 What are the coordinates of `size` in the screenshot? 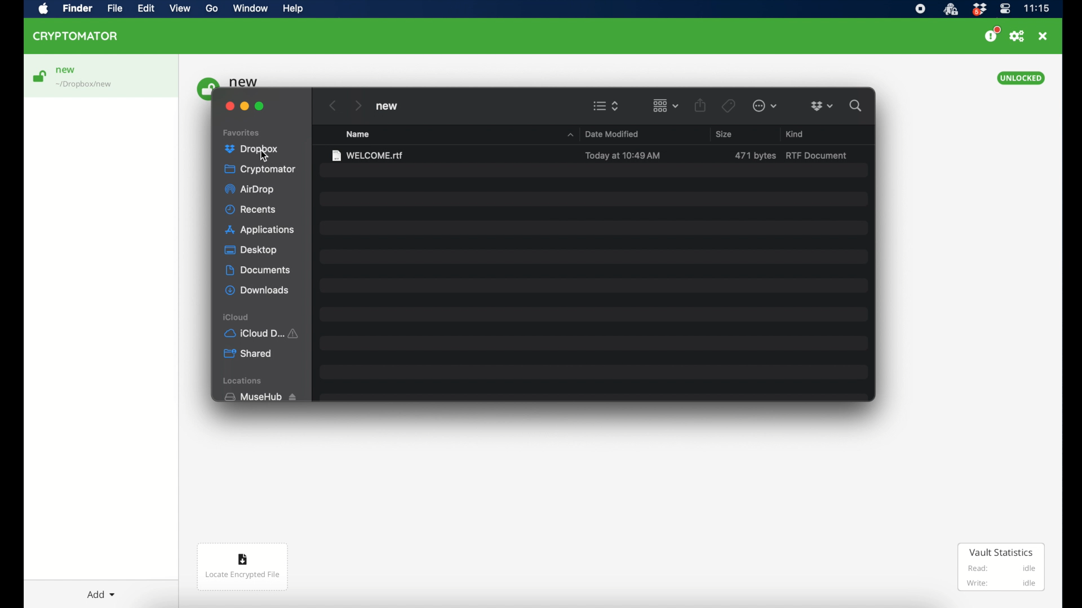 It's located at (724, 134).